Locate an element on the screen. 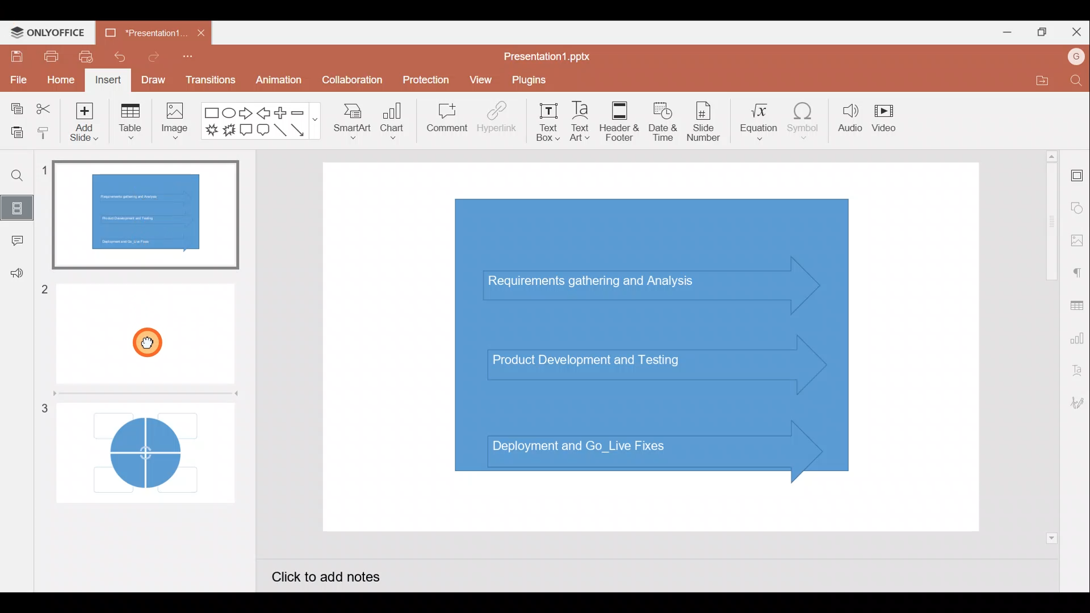  Slide 2 is located at coordinates (144, 328).